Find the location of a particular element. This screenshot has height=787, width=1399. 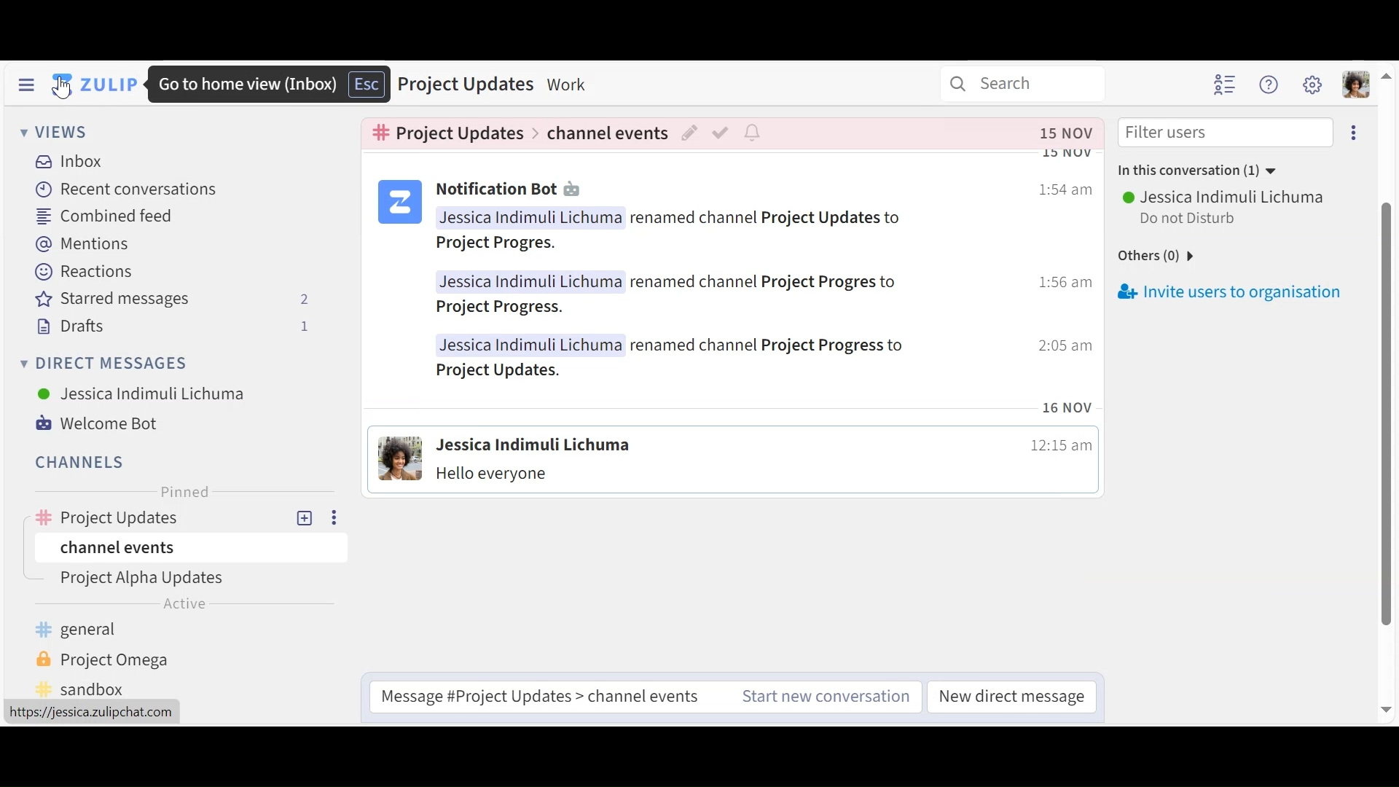

Help menu is located at coordinates (1269, 86).